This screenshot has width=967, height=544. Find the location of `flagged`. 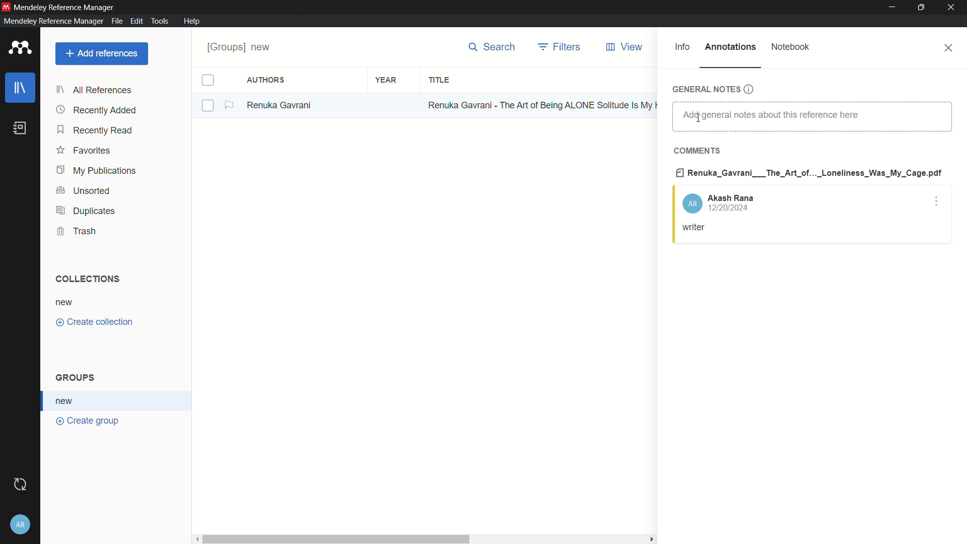

flagged is located at coordinates (230, 105).